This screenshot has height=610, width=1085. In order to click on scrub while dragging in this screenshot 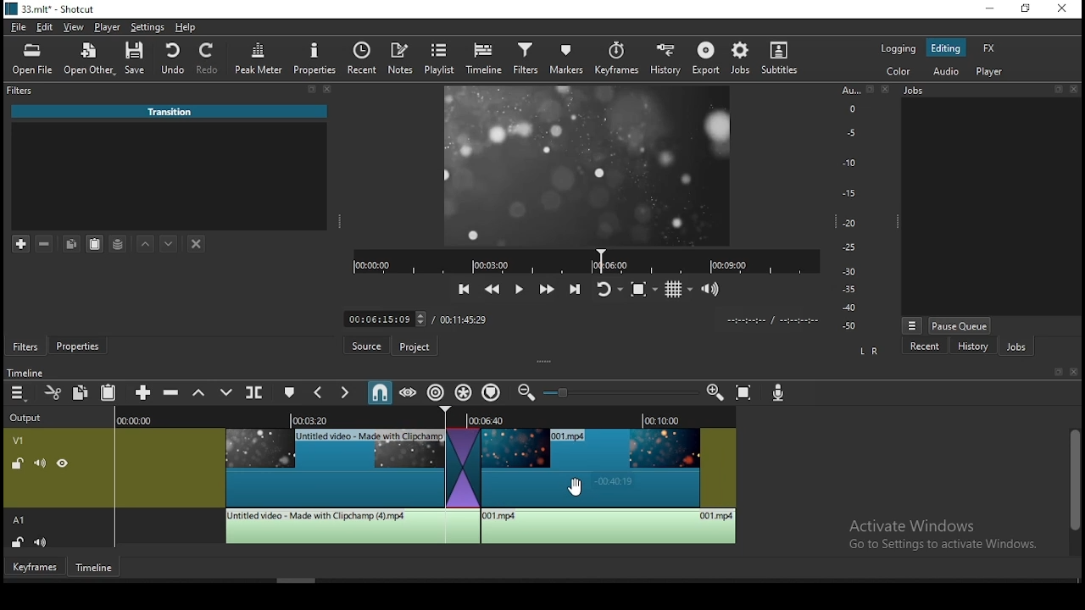, I will do `click(407, 392)`.